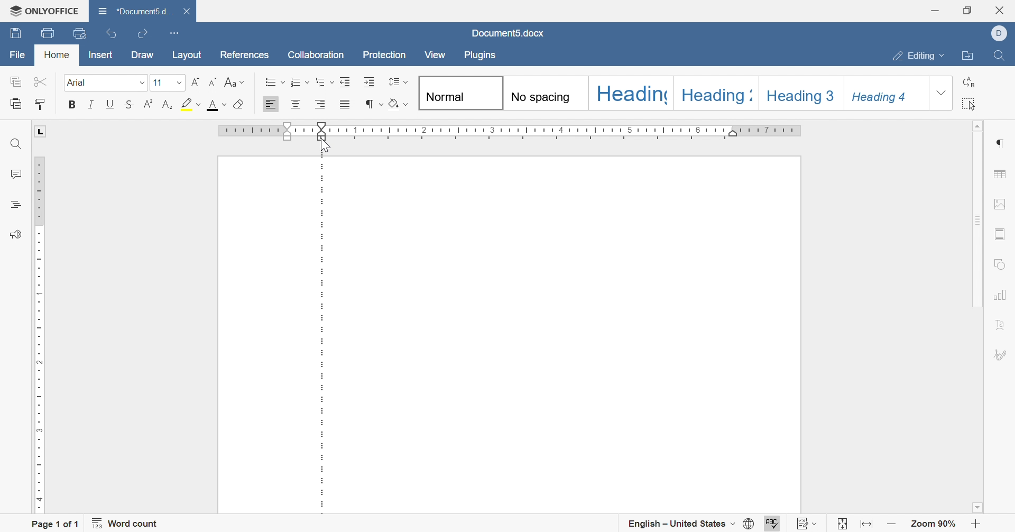 This screenshot has width=1015, height=532. I want to click on minimize, so click(936, 10).